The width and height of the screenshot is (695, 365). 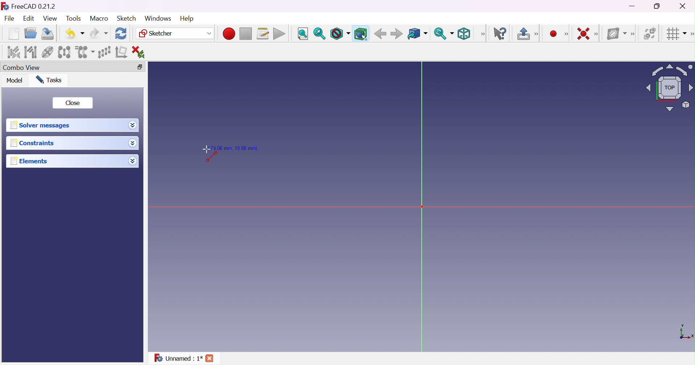 What do you see at coordinates (444, 33) in the screenshot?
I see `Sync view` at bounding box center [444, 33].